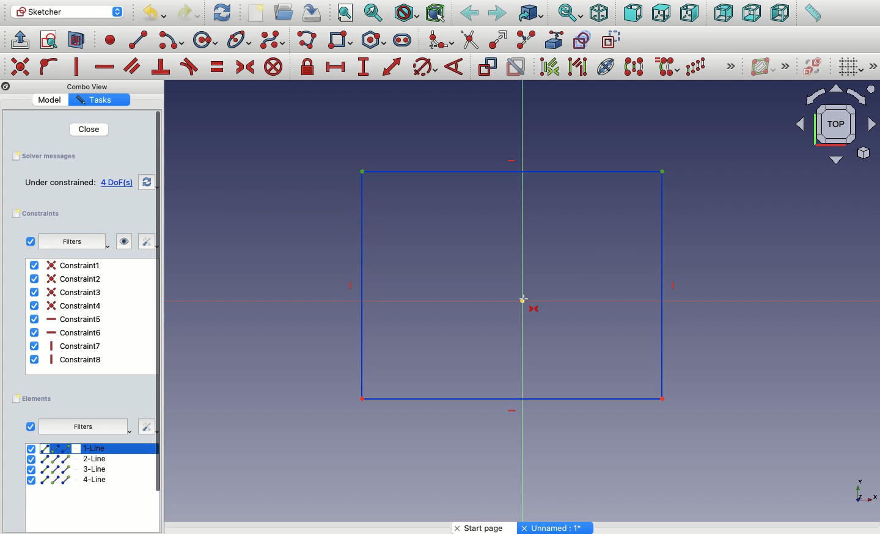 This screenshot has height=534, width=880. What do you see at coordinates (106, 64) in the screenshot?
I see `constrain horizontally` at bounding box center [106, 64].